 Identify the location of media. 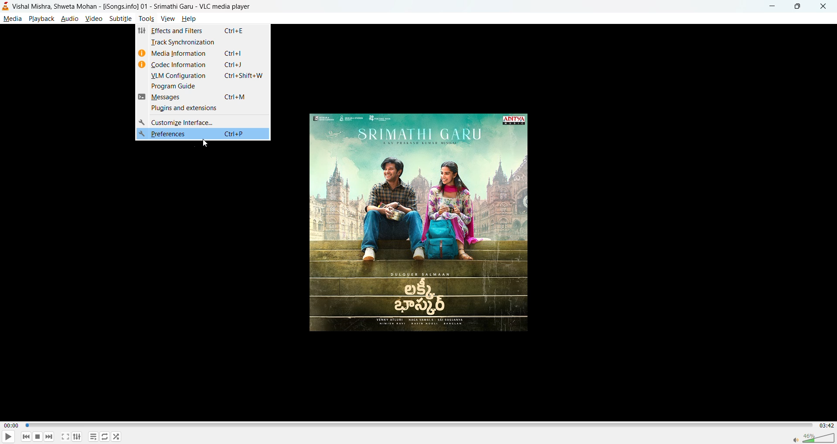
(12, 19).